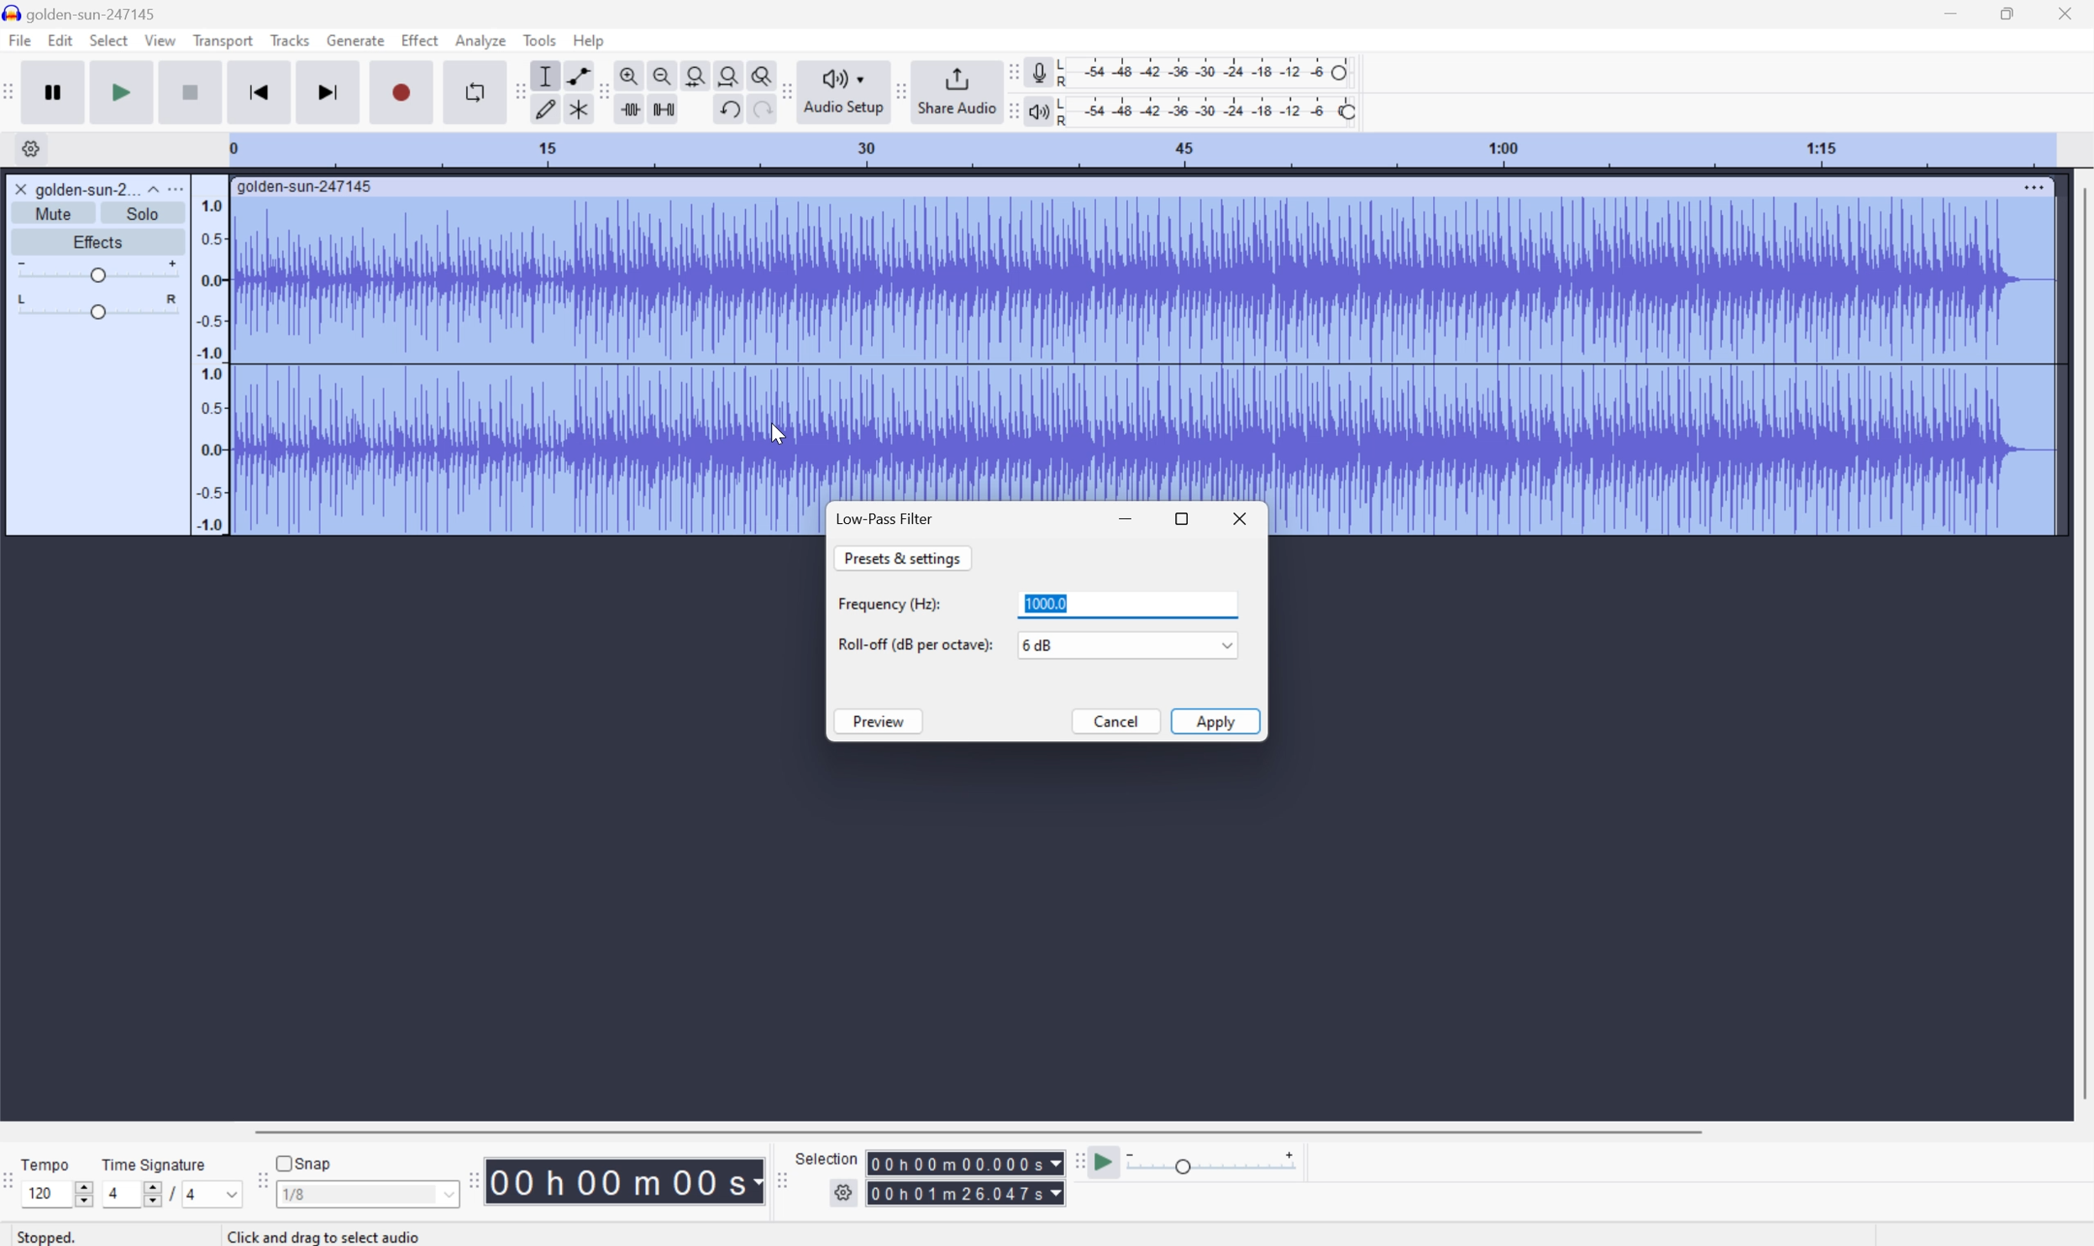 This screenshot has width=2094, height=1246. Describe the element at coordinates (1130, 520) in the screenshot. I see `Minimze` at that location.